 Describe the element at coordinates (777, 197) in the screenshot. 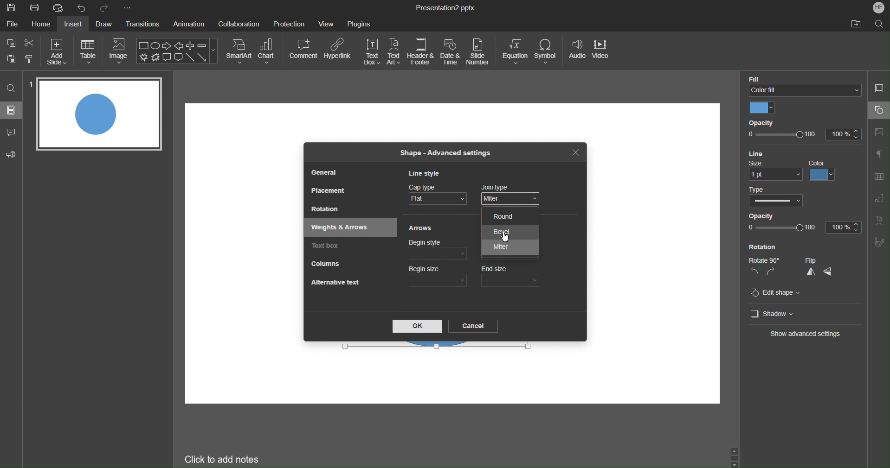

I see `Type` at that location.